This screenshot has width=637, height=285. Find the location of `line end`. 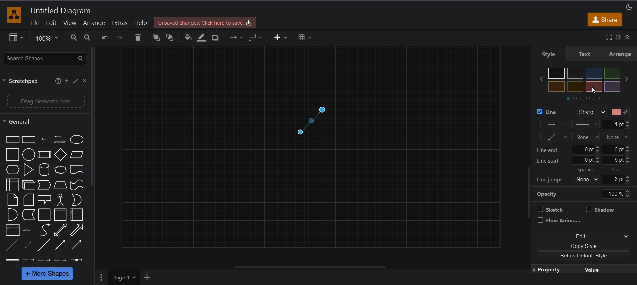

line end is located at coordinates (586, 150).